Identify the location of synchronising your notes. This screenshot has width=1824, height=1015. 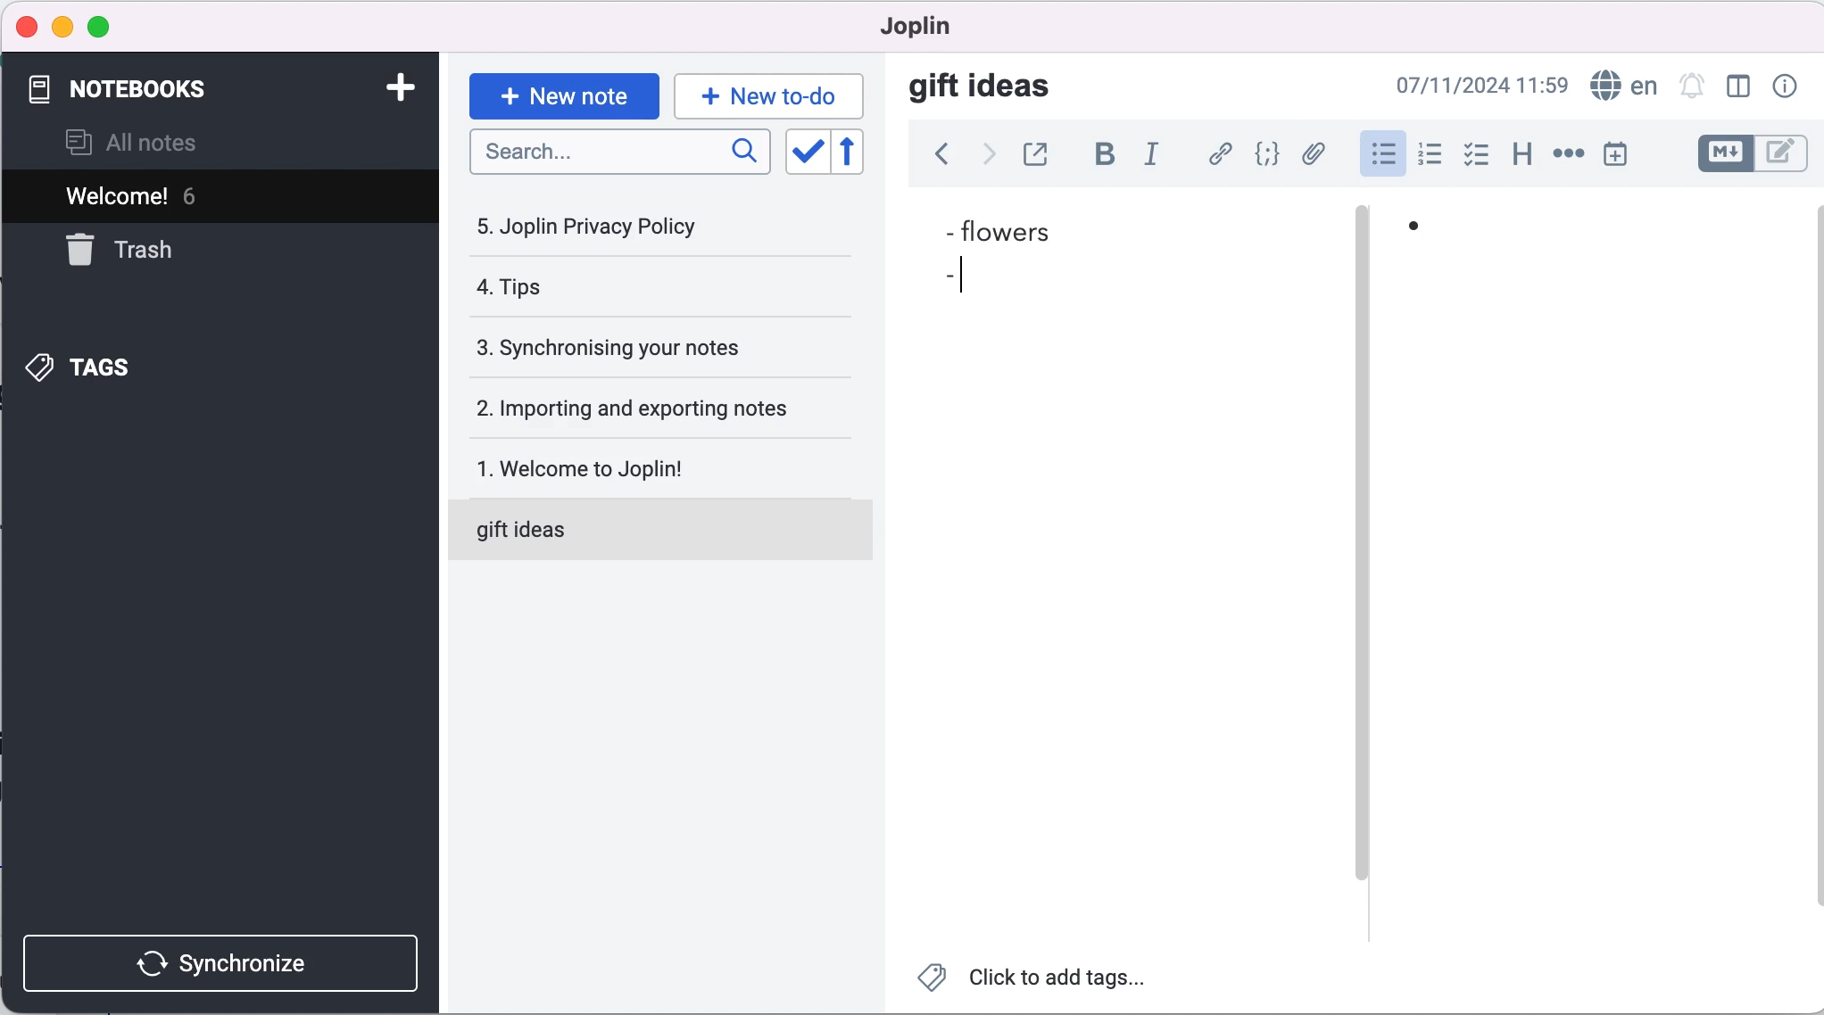
(649, 345).